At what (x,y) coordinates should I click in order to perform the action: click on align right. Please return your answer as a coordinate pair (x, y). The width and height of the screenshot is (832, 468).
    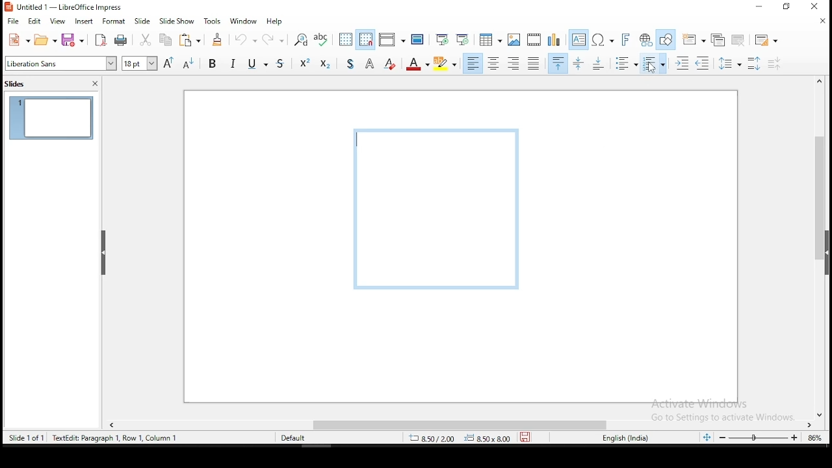
    Looking at the image, I should click on (515, 64).